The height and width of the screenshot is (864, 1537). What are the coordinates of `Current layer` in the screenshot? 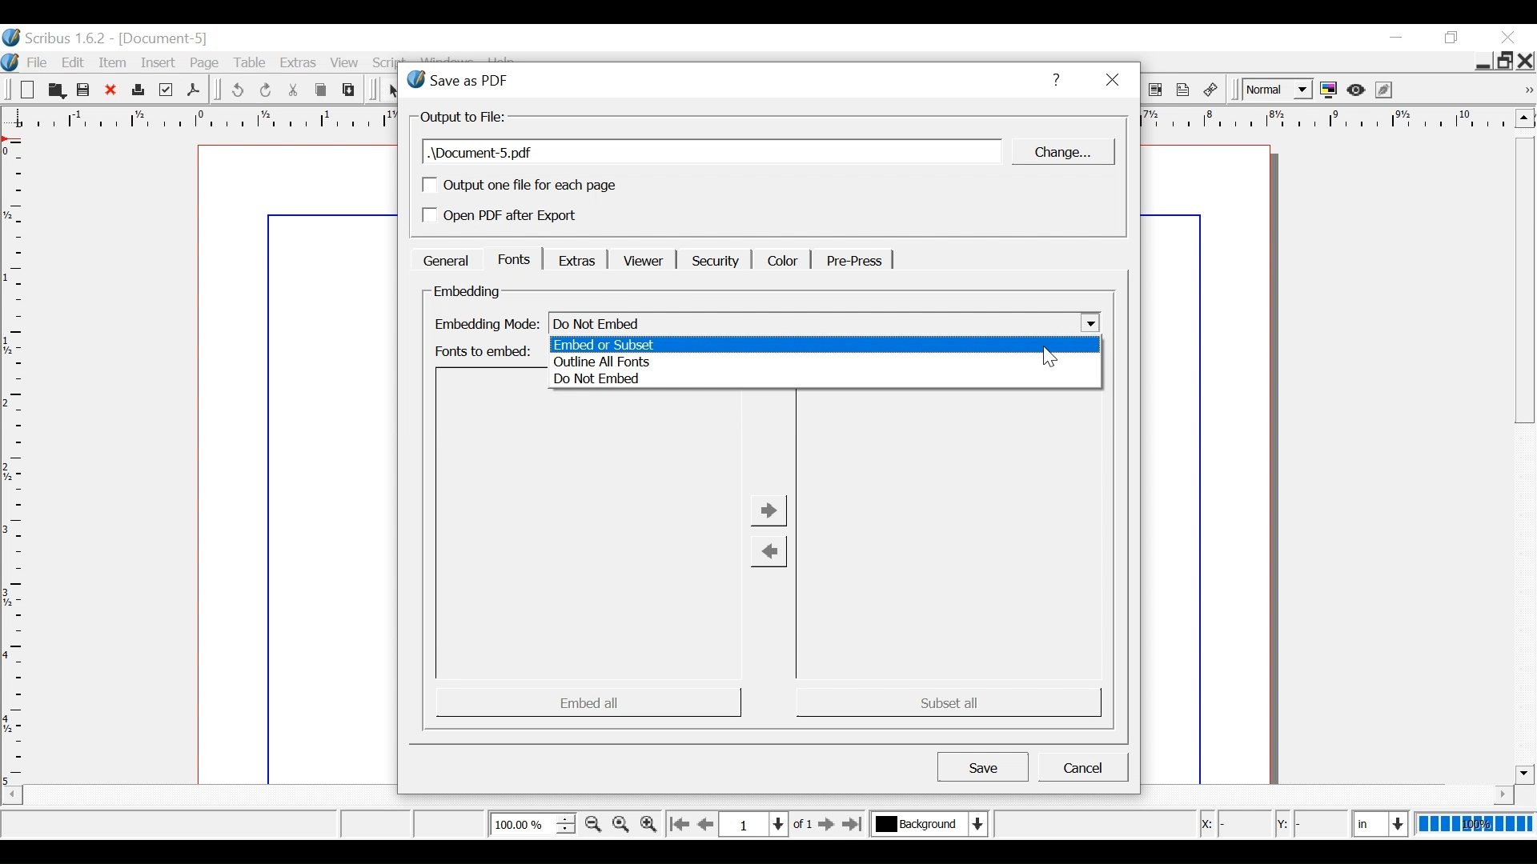 It's located at (929, 823).